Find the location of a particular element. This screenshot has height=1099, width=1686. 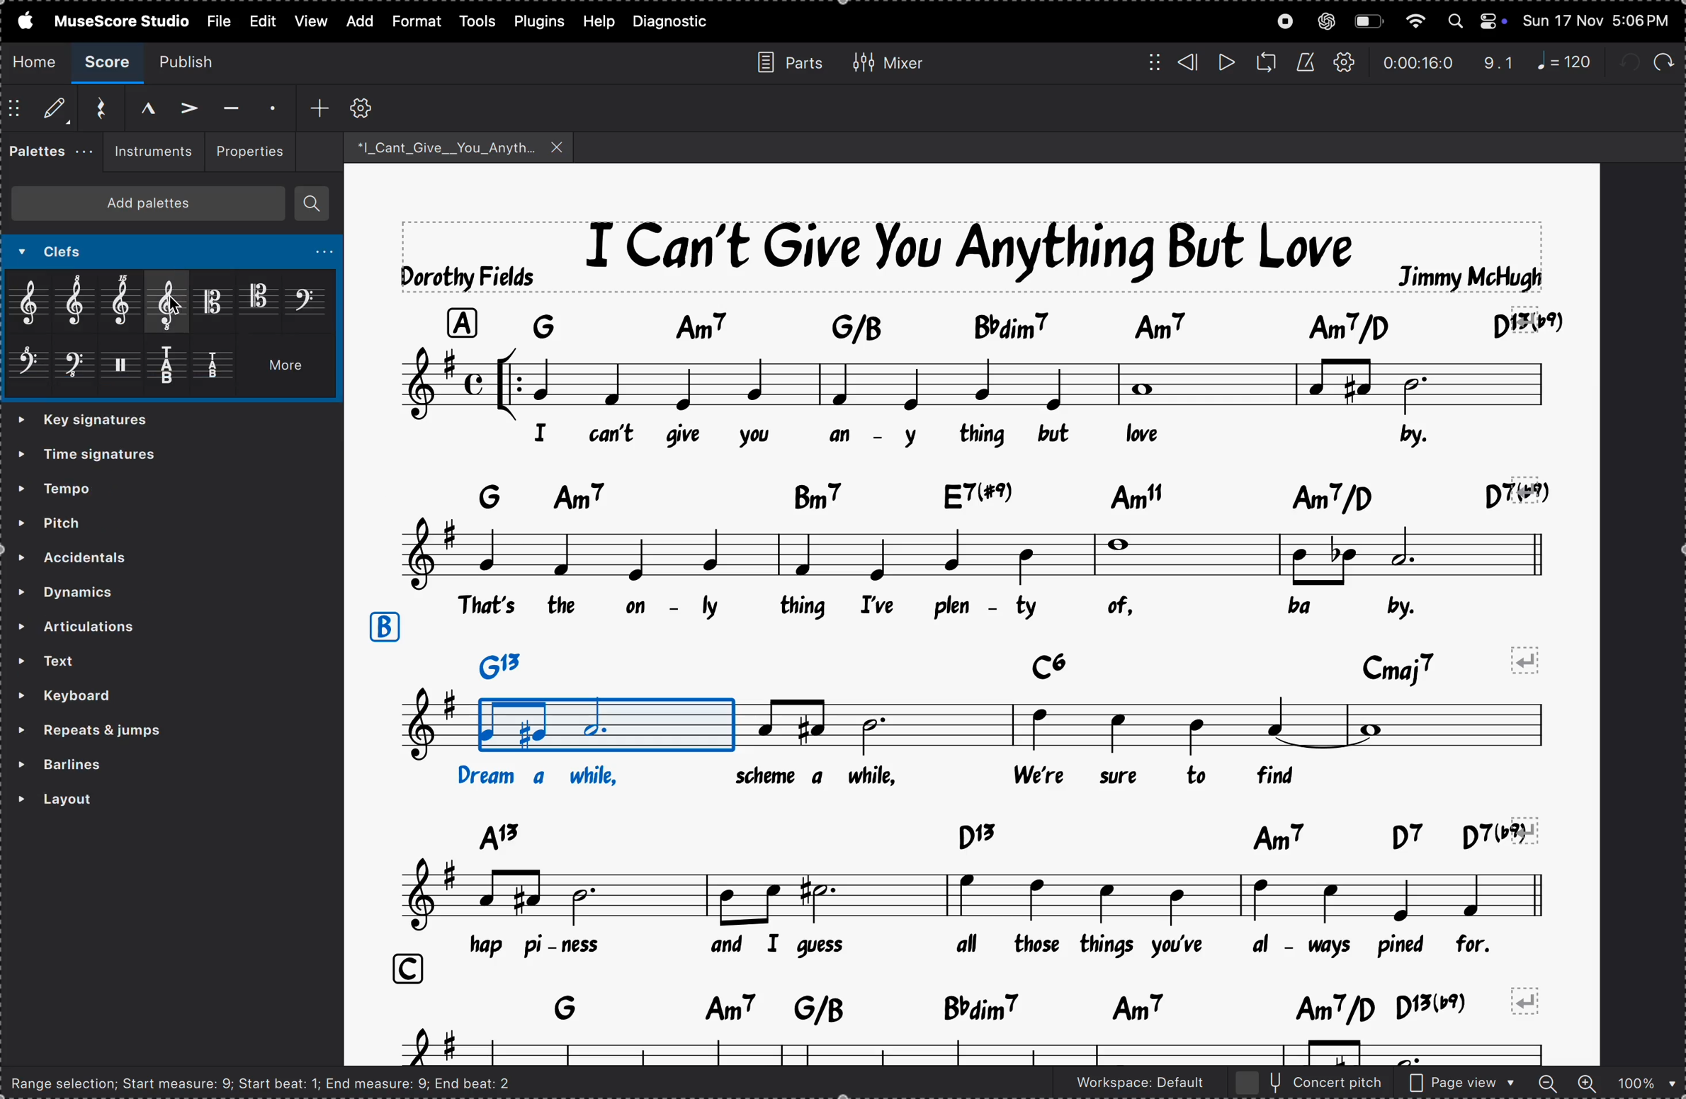

time frame is located at coordinates (1418, 63).